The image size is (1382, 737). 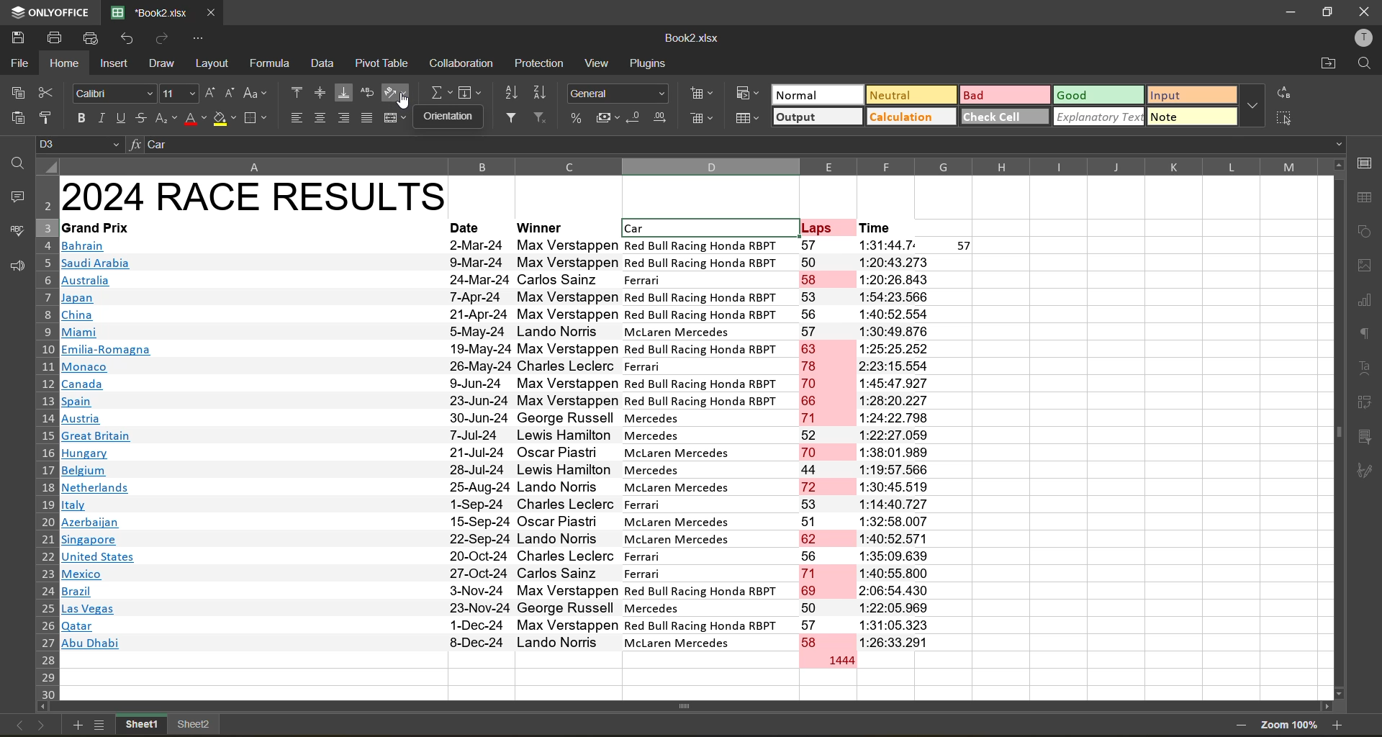 What do you see at coordinates (815, 117) in the screenshot?
I see `output` at bounding box center [815, 117].